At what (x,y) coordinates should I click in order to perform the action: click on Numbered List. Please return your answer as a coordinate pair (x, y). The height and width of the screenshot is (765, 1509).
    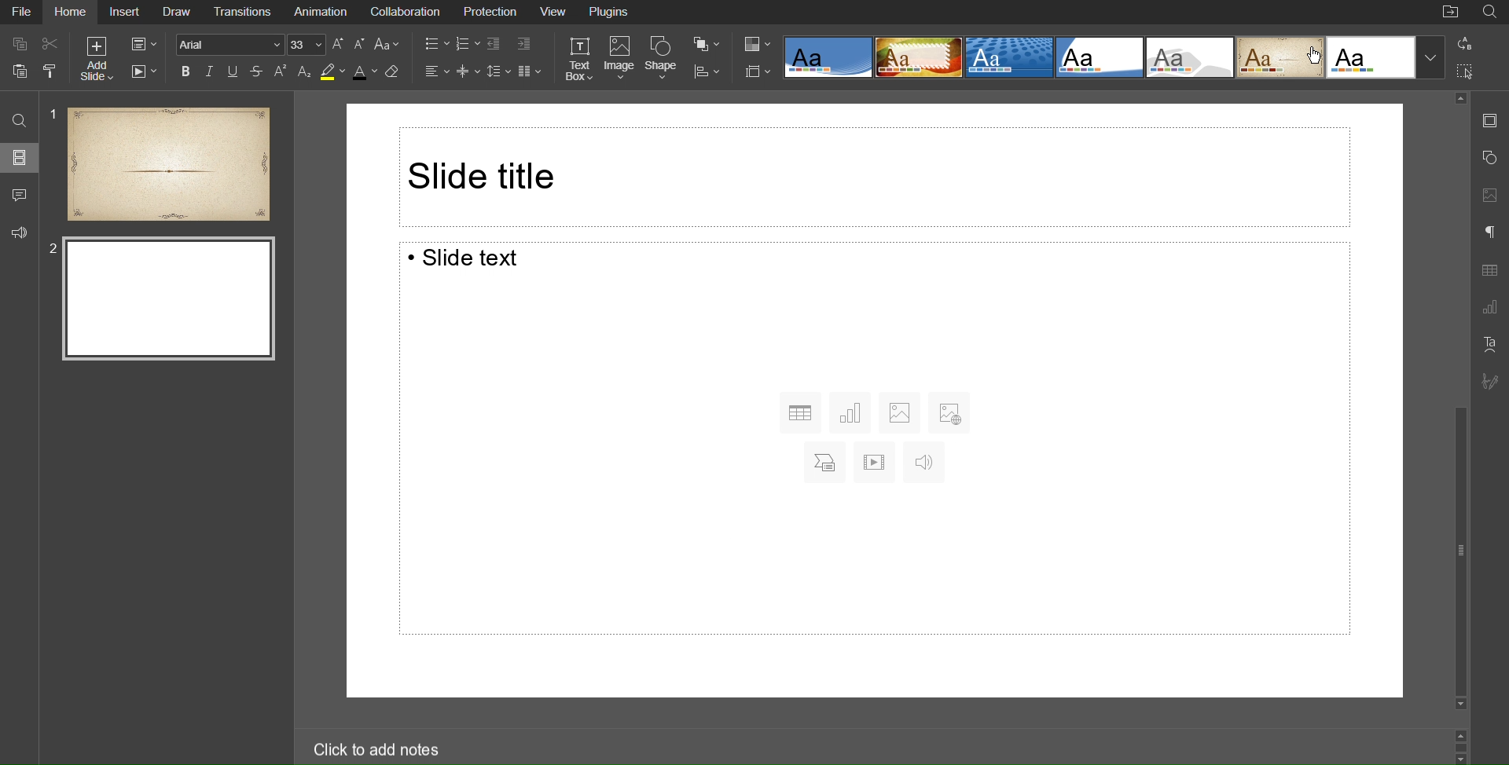
    Looking at the image, I should click on (469, 46).